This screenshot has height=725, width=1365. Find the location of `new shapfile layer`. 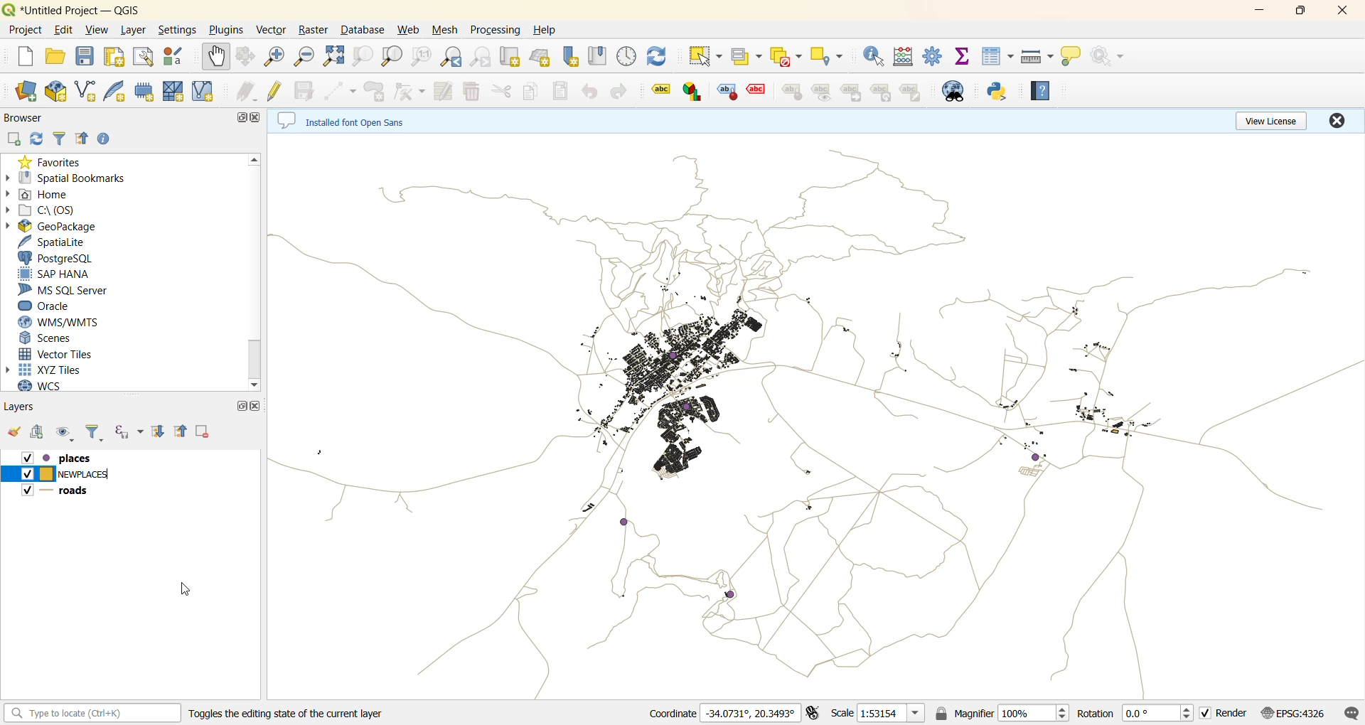

new shapfile layer is located at coordinates (86, 93).